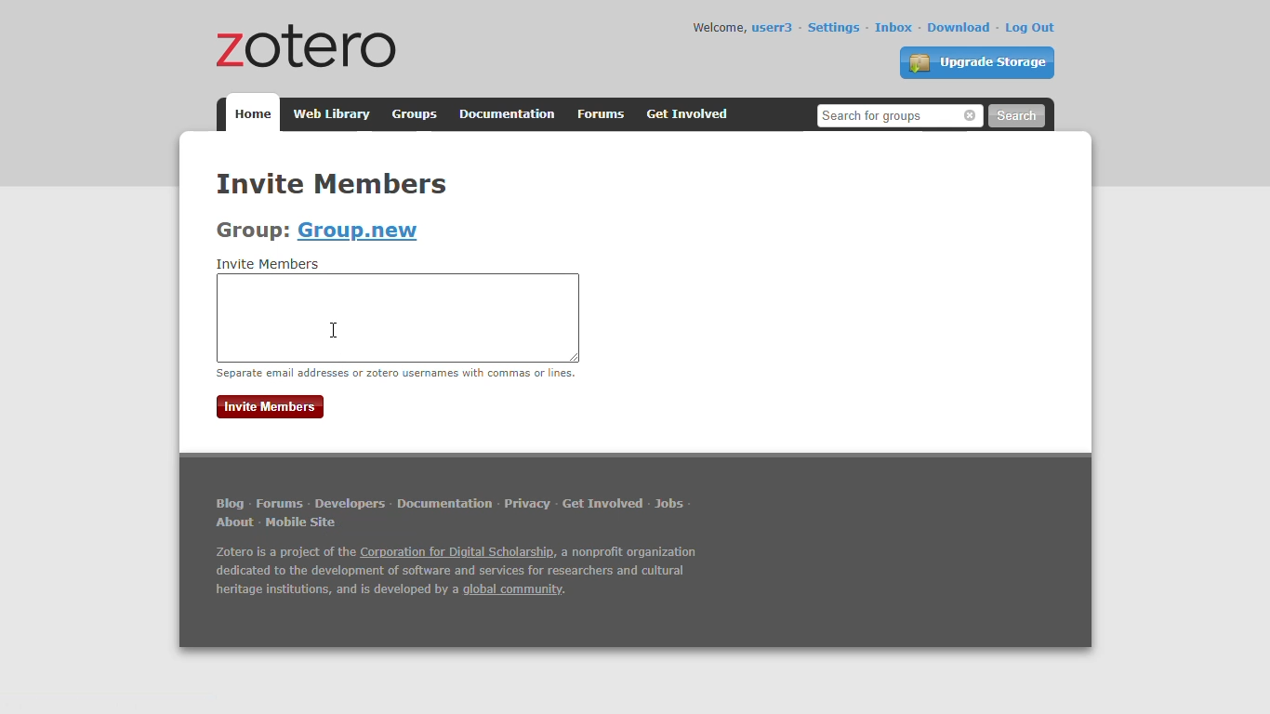  What do you see at coordinates (416, 114) in the screenshot?
I see `groups` at bounding box center [416, 114].